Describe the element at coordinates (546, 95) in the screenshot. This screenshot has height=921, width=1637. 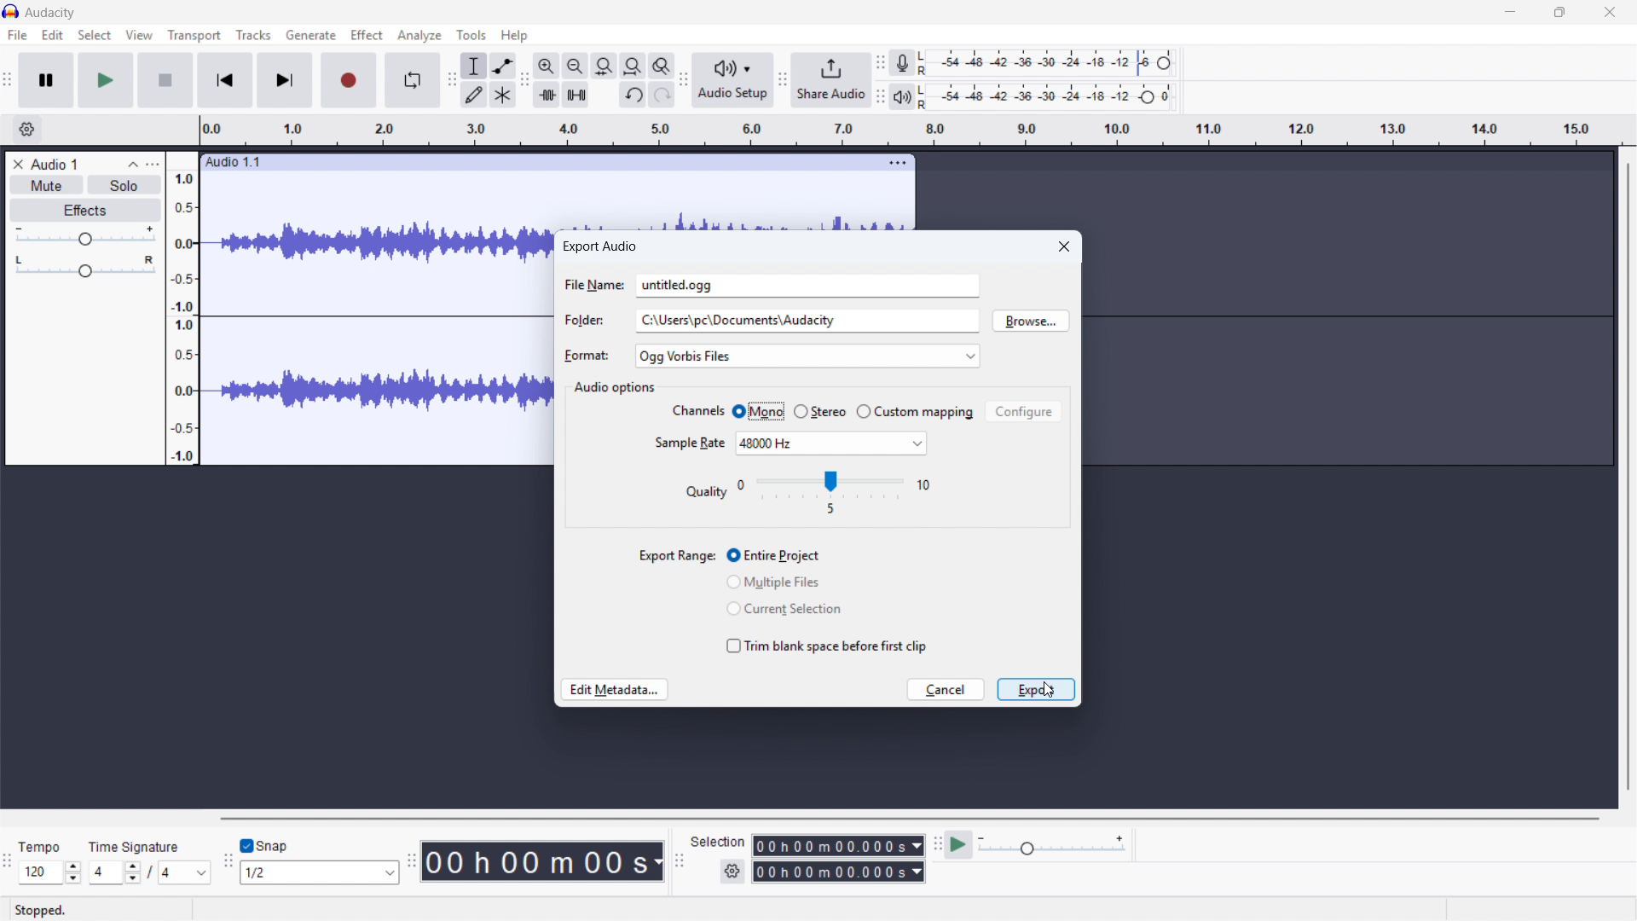
I see `Trim audio outside selection ` at that location.